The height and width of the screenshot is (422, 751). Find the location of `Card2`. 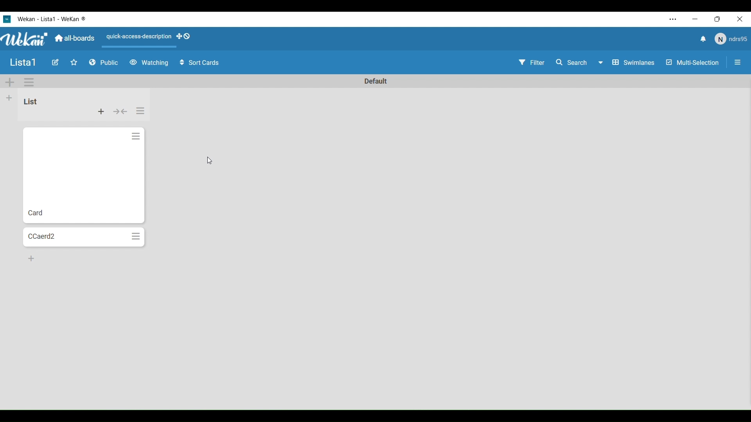

Card2 is located at coordinates (75, 237).